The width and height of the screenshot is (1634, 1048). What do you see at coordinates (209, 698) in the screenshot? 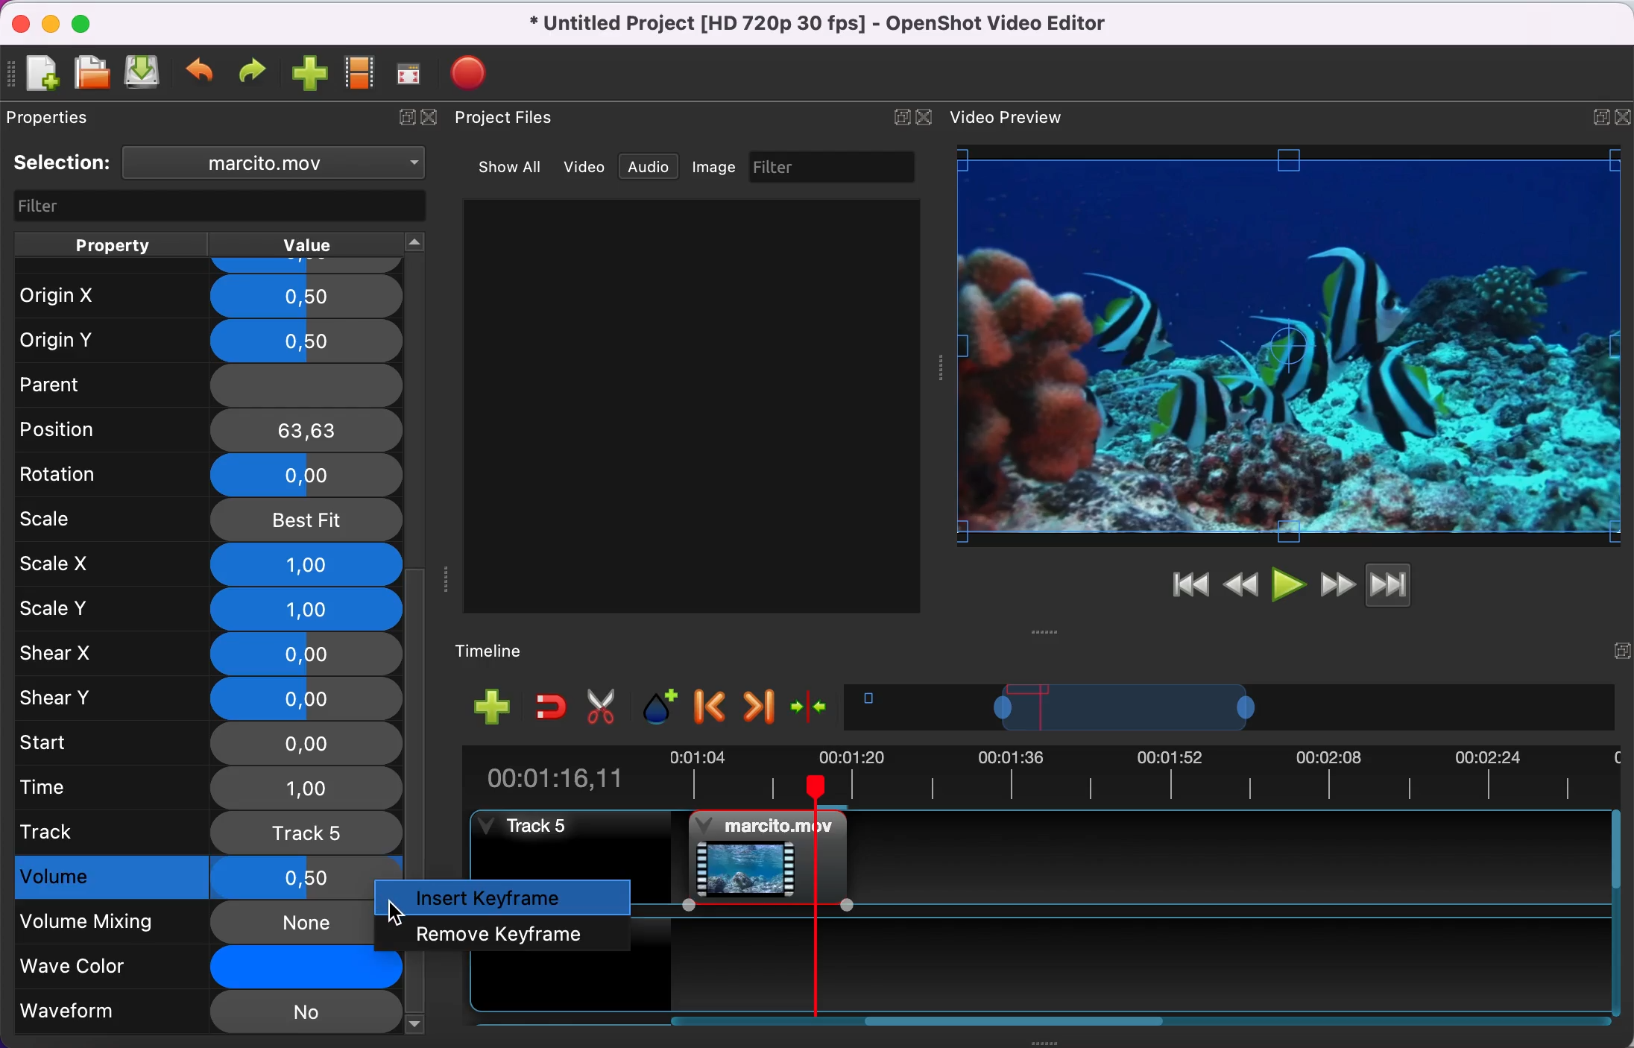
I see `shear y 0` at bounding box center [209, 698].